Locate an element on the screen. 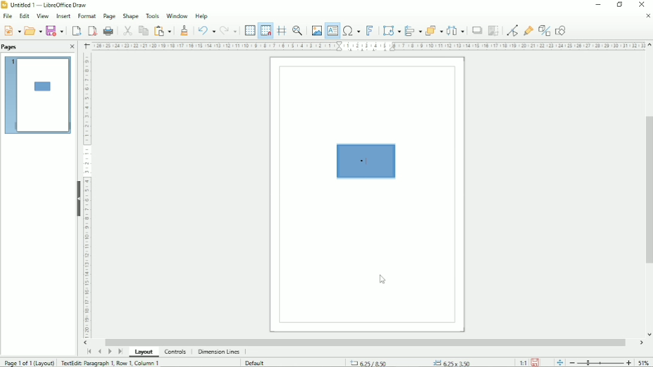 This screenshot has height=367, width=653. Shadow is located at coordinates (477, 30).